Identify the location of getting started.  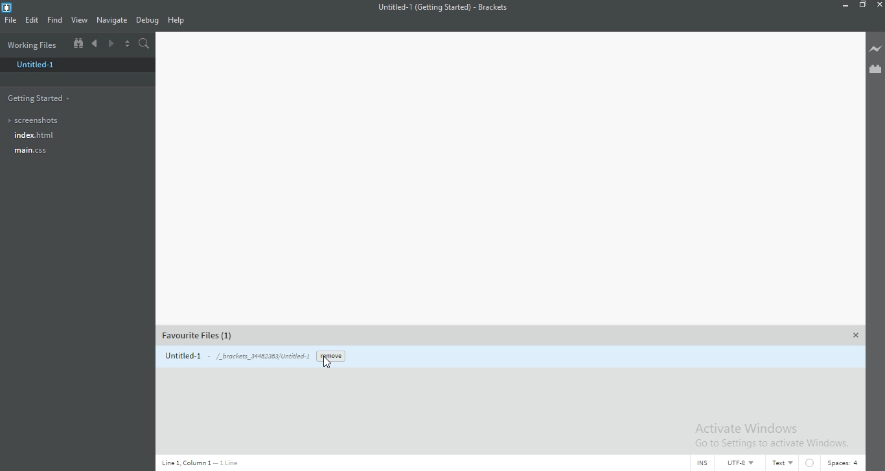
(75, 96).